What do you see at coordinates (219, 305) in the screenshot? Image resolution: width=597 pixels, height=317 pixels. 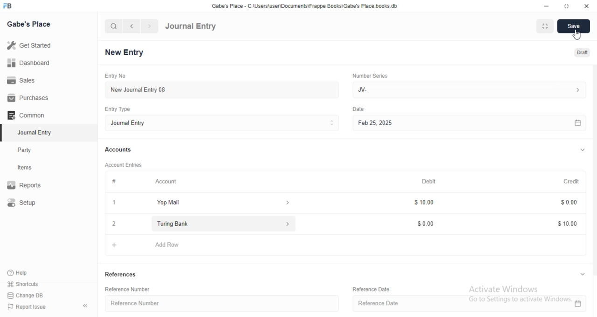 I see `Reference Number` at bounding box center [219, 305].